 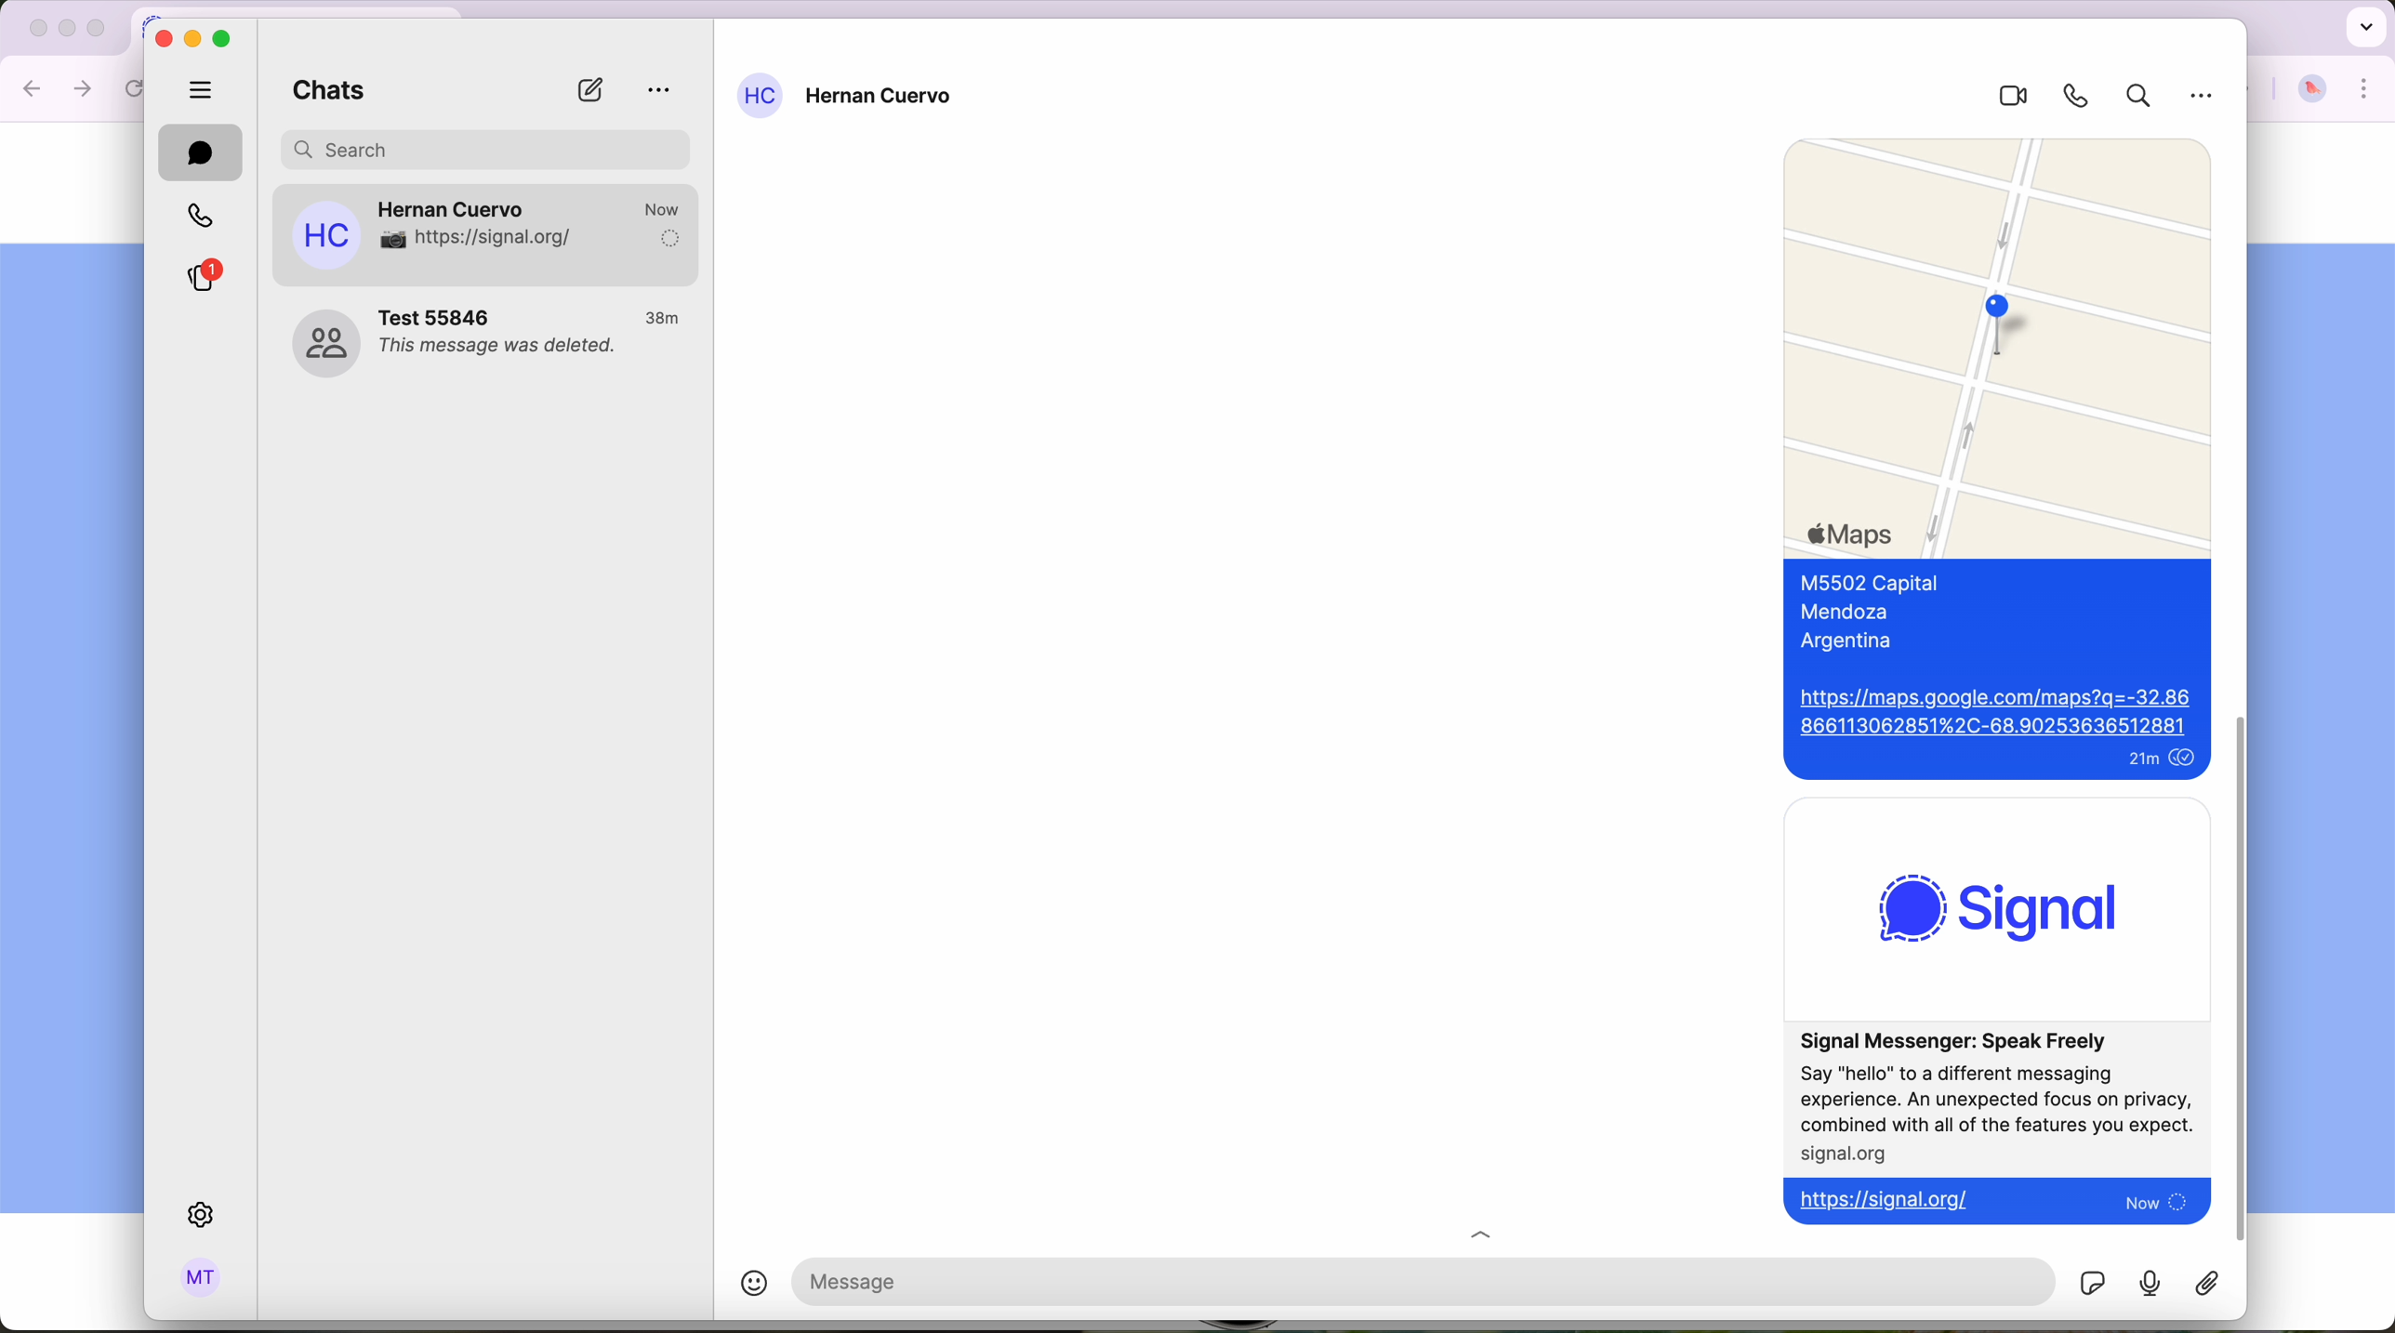 I want to click on Hernan Cuervo, so click(x=882, y=99).